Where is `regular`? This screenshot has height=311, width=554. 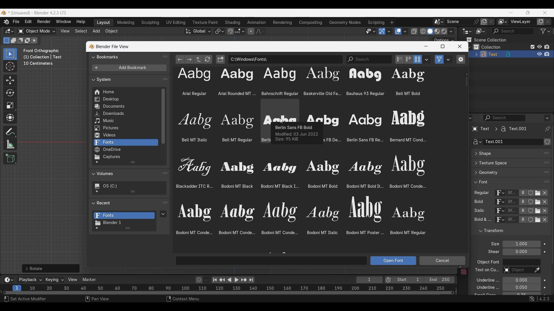 regular is located at coordinates (483, 193).